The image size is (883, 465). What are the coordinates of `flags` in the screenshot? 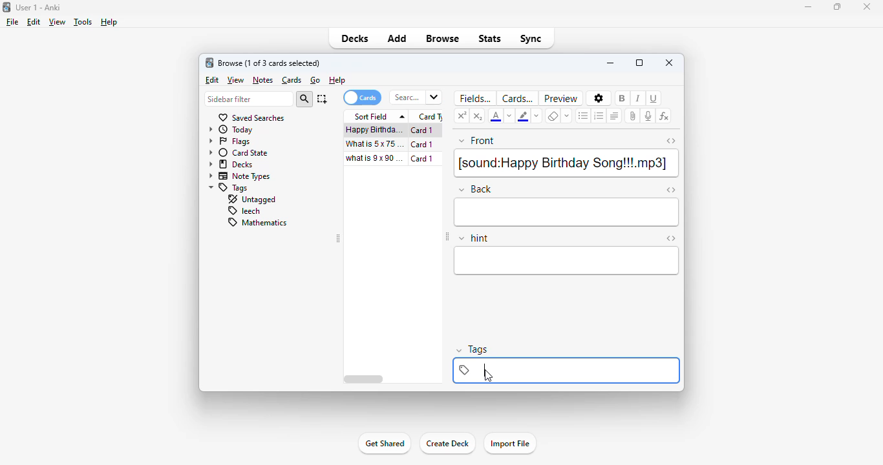 It's located at (229, 142).